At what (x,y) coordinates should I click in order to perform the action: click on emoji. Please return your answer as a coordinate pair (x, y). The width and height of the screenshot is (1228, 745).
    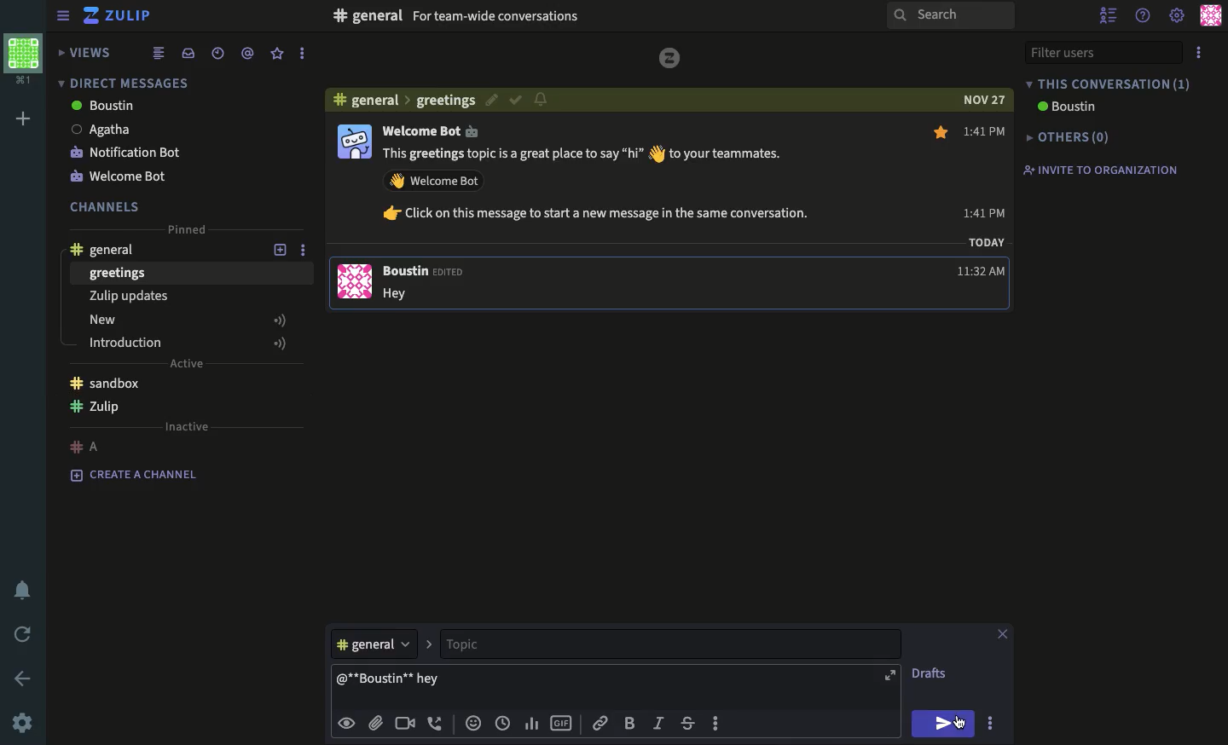
    Looking at the image, I should click on (473, 723).